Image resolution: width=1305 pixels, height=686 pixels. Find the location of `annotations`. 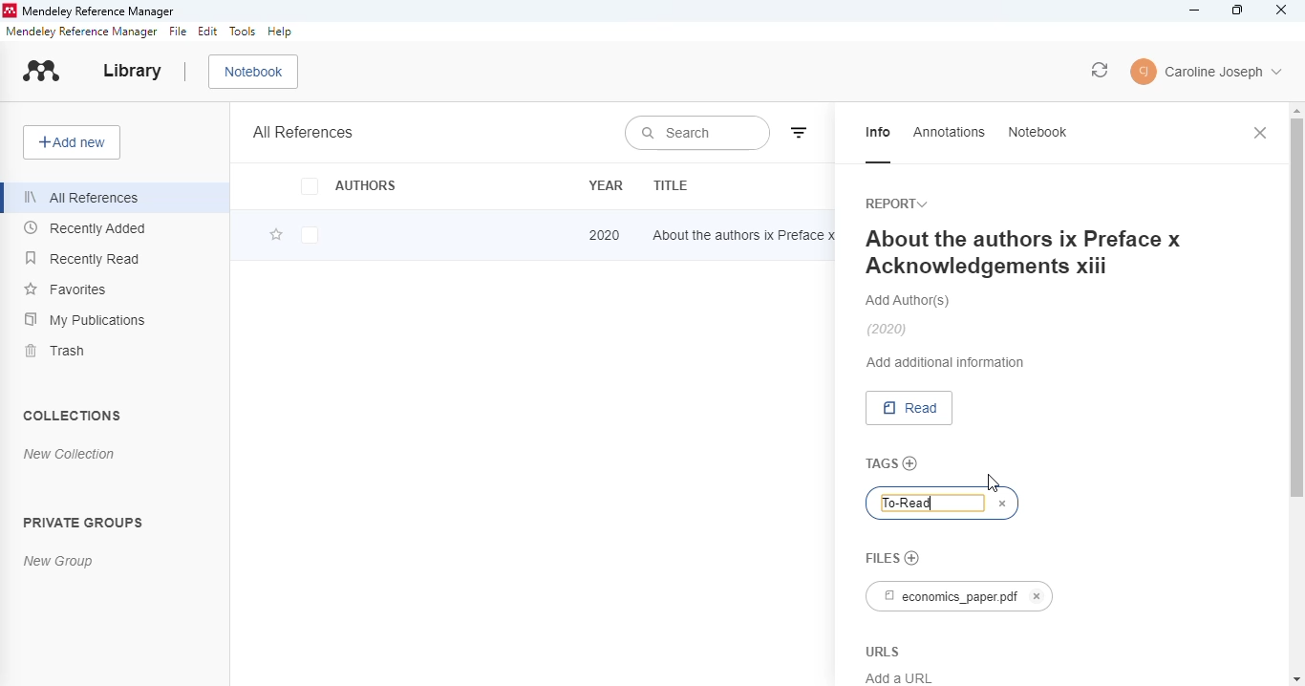

annotations is located at coordinates (949, 131).